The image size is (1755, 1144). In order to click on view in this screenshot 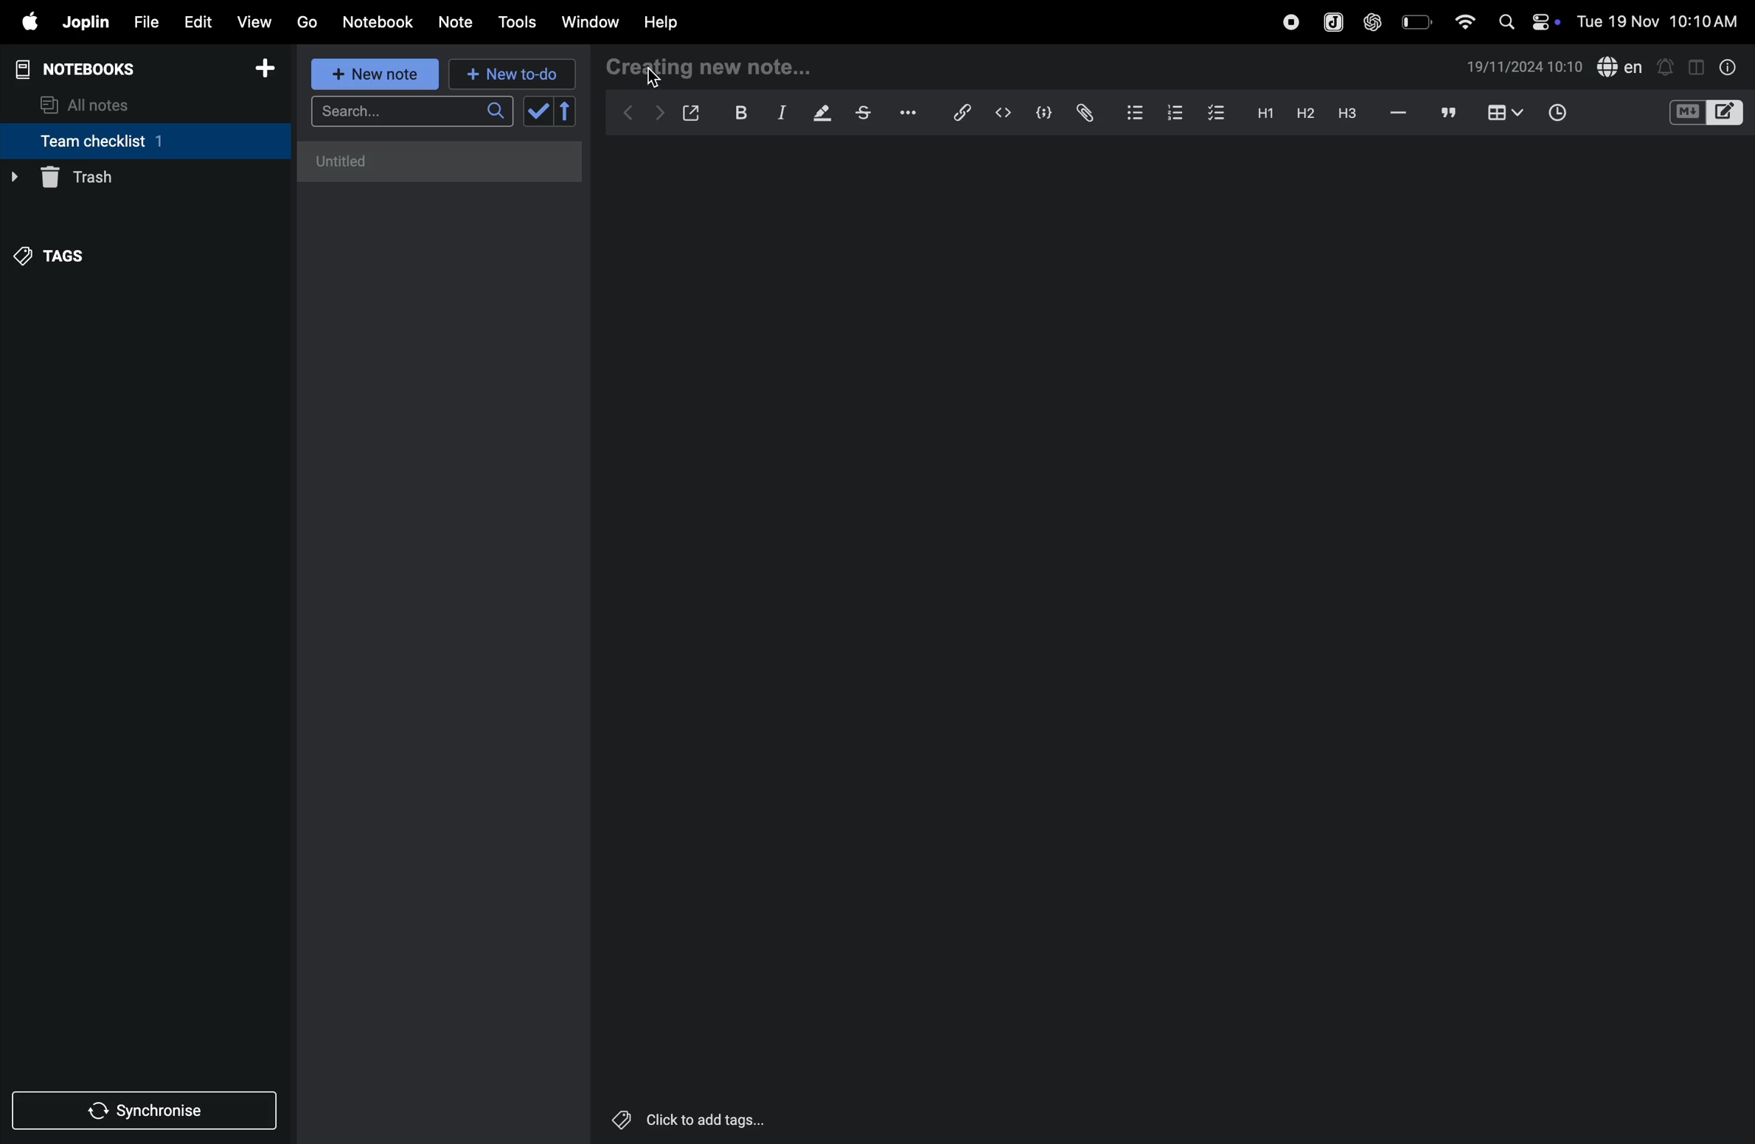, I will do `click(257, 20)`.